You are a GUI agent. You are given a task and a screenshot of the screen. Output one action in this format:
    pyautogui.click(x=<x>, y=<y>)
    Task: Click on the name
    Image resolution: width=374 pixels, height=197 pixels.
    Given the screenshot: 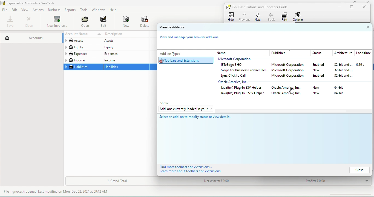 What is the action you would take?
    pyautogui.click(x=242, y=53)
    